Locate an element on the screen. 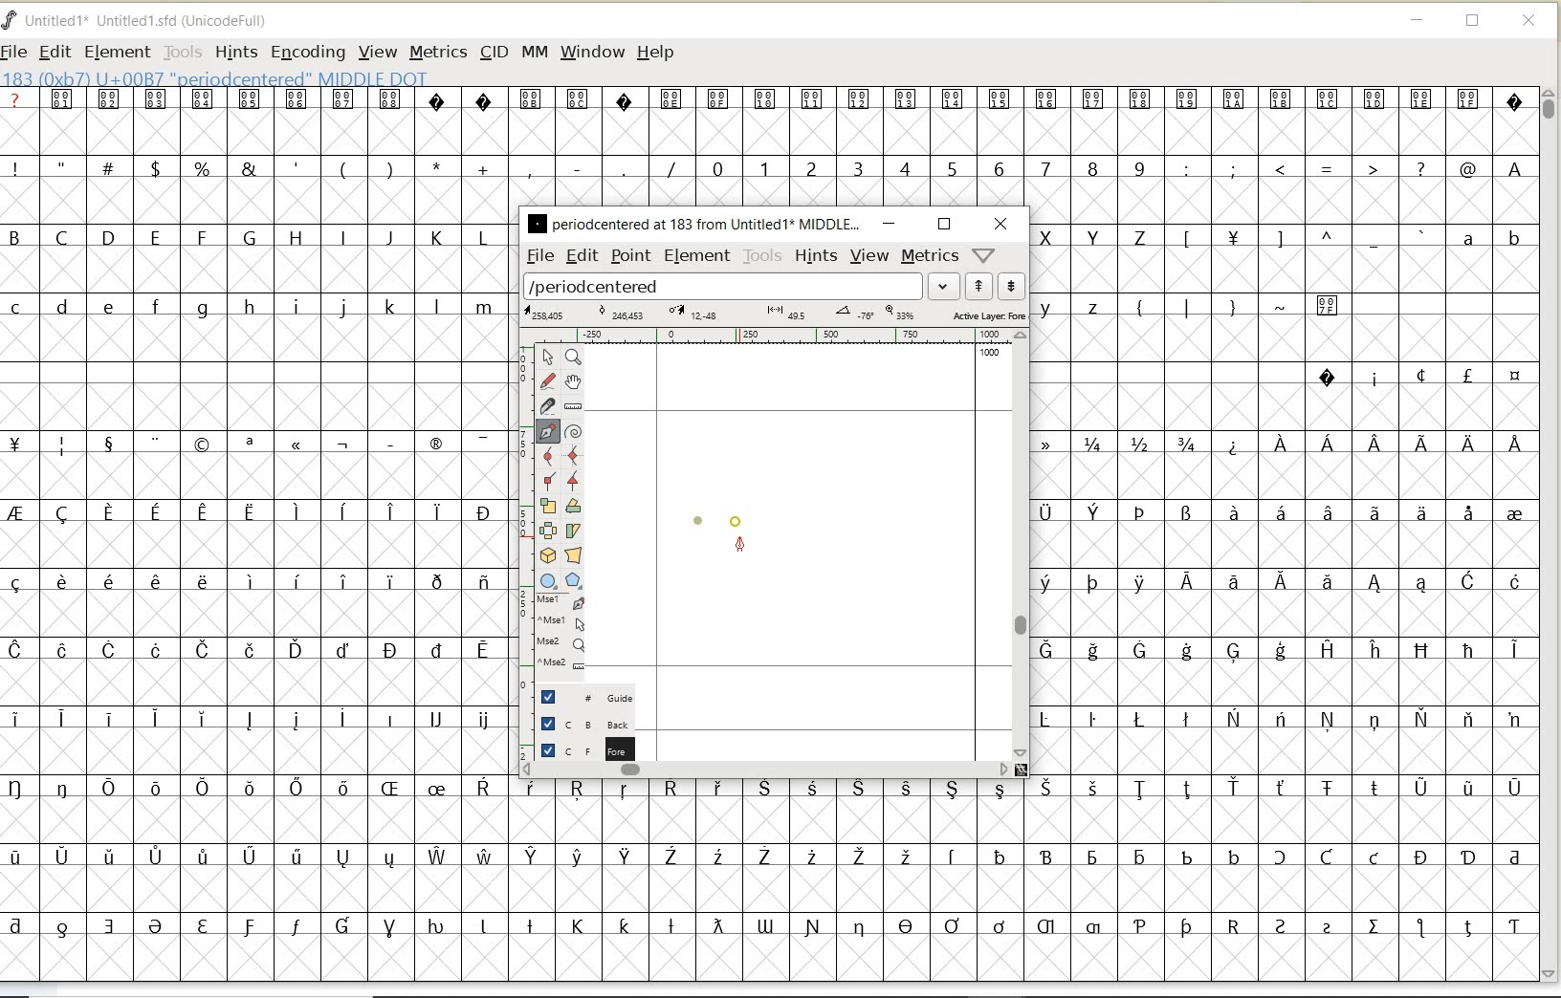 The height and width of the screenshot is (998, 1561). FONT NAME is located at coordinates (149, 21).